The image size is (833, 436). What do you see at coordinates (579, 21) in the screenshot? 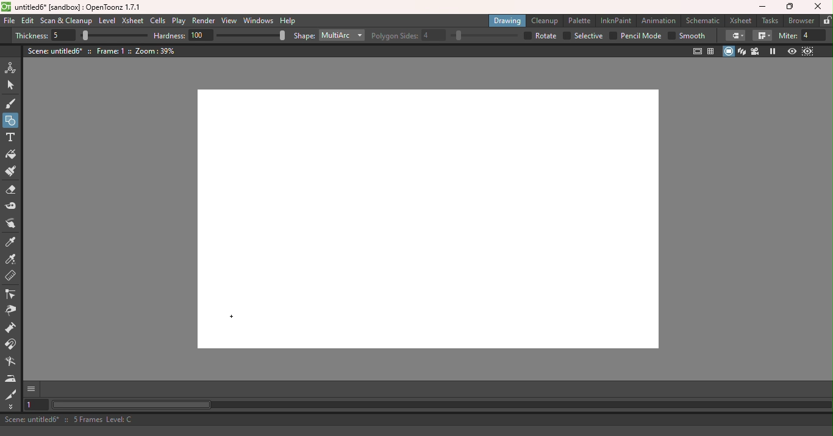
I see `Palette` at bounding box center [579, 21].